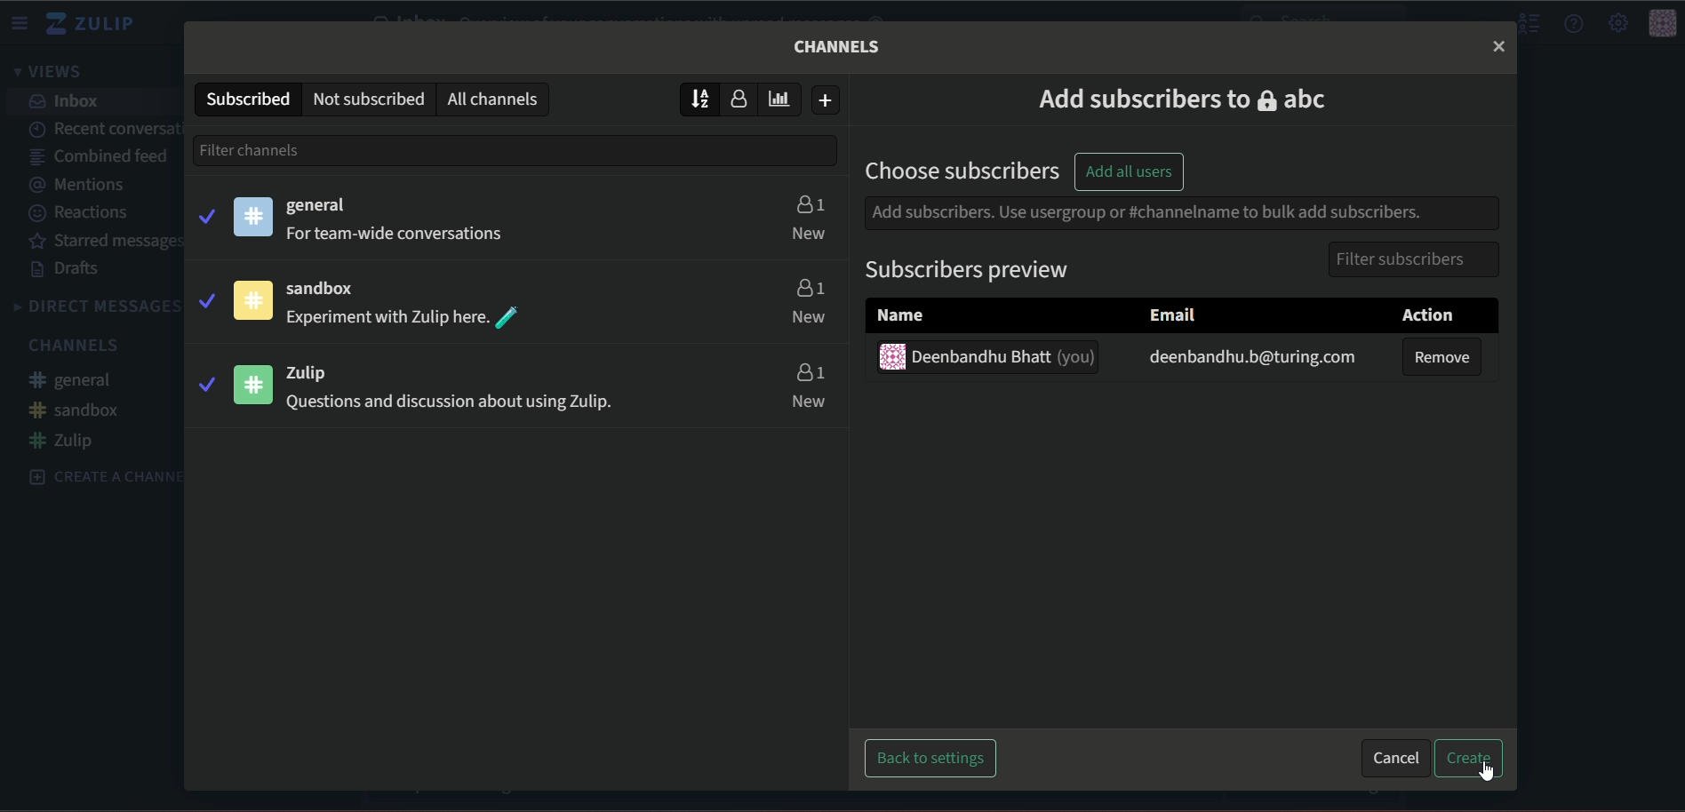 The image size is (1685, 812). What do you see at coordinates (809, 318) in the screenshot?
I see `new` at bounding box center [809, 318].